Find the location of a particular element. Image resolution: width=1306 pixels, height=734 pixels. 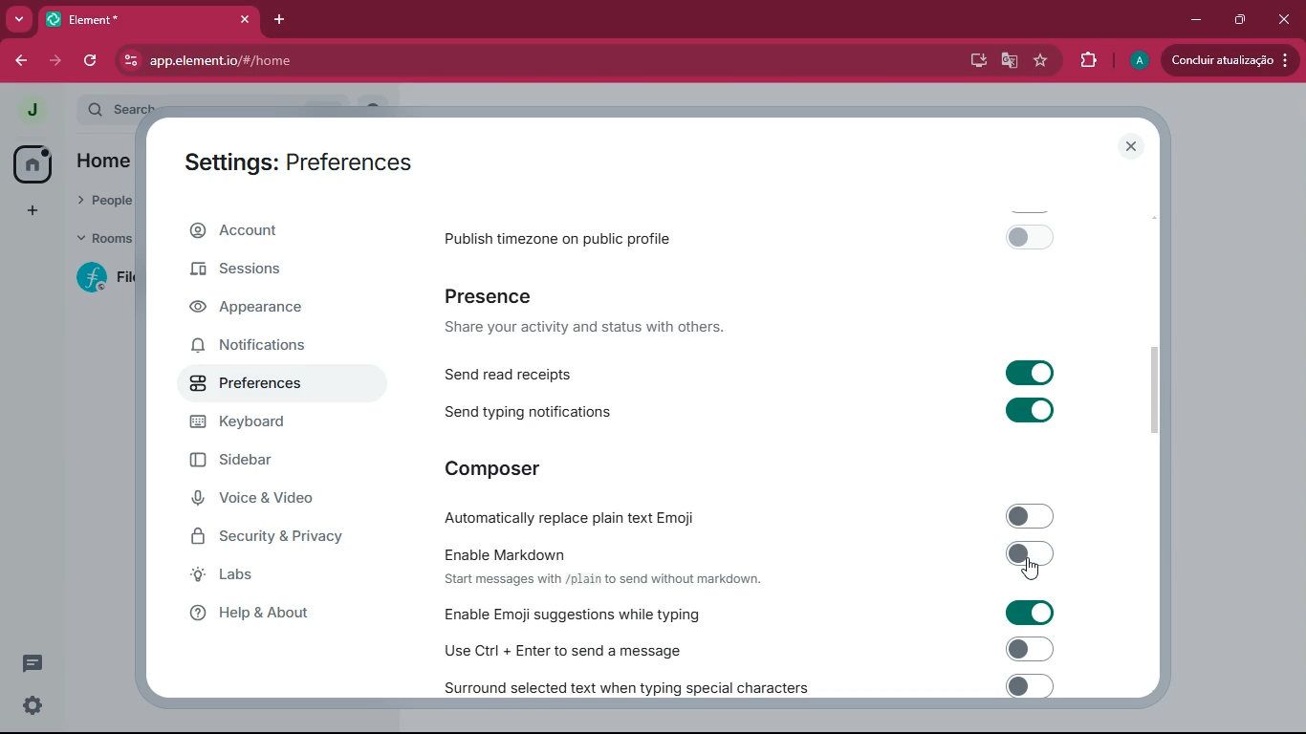

comments is located at coordinates (29, 663).